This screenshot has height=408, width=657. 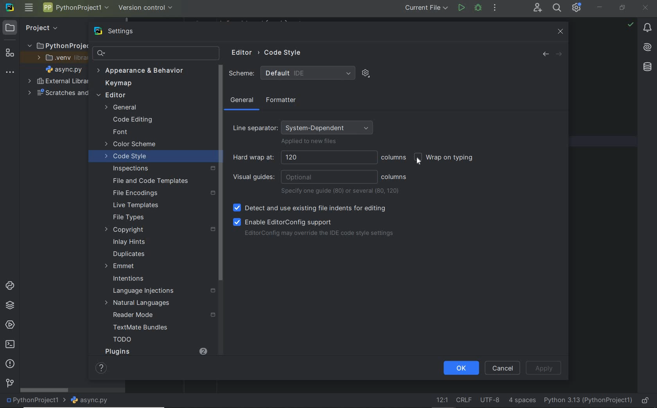 I want to click on back, so click(x=545, y=54).